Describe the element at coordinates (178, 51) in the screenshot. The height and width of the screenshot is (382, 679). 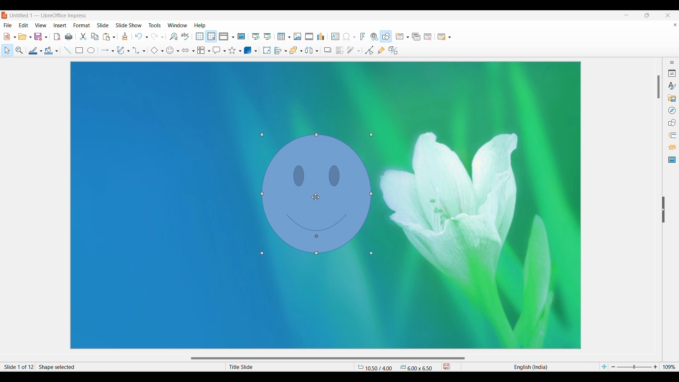
I see `Symbol options` at that location.